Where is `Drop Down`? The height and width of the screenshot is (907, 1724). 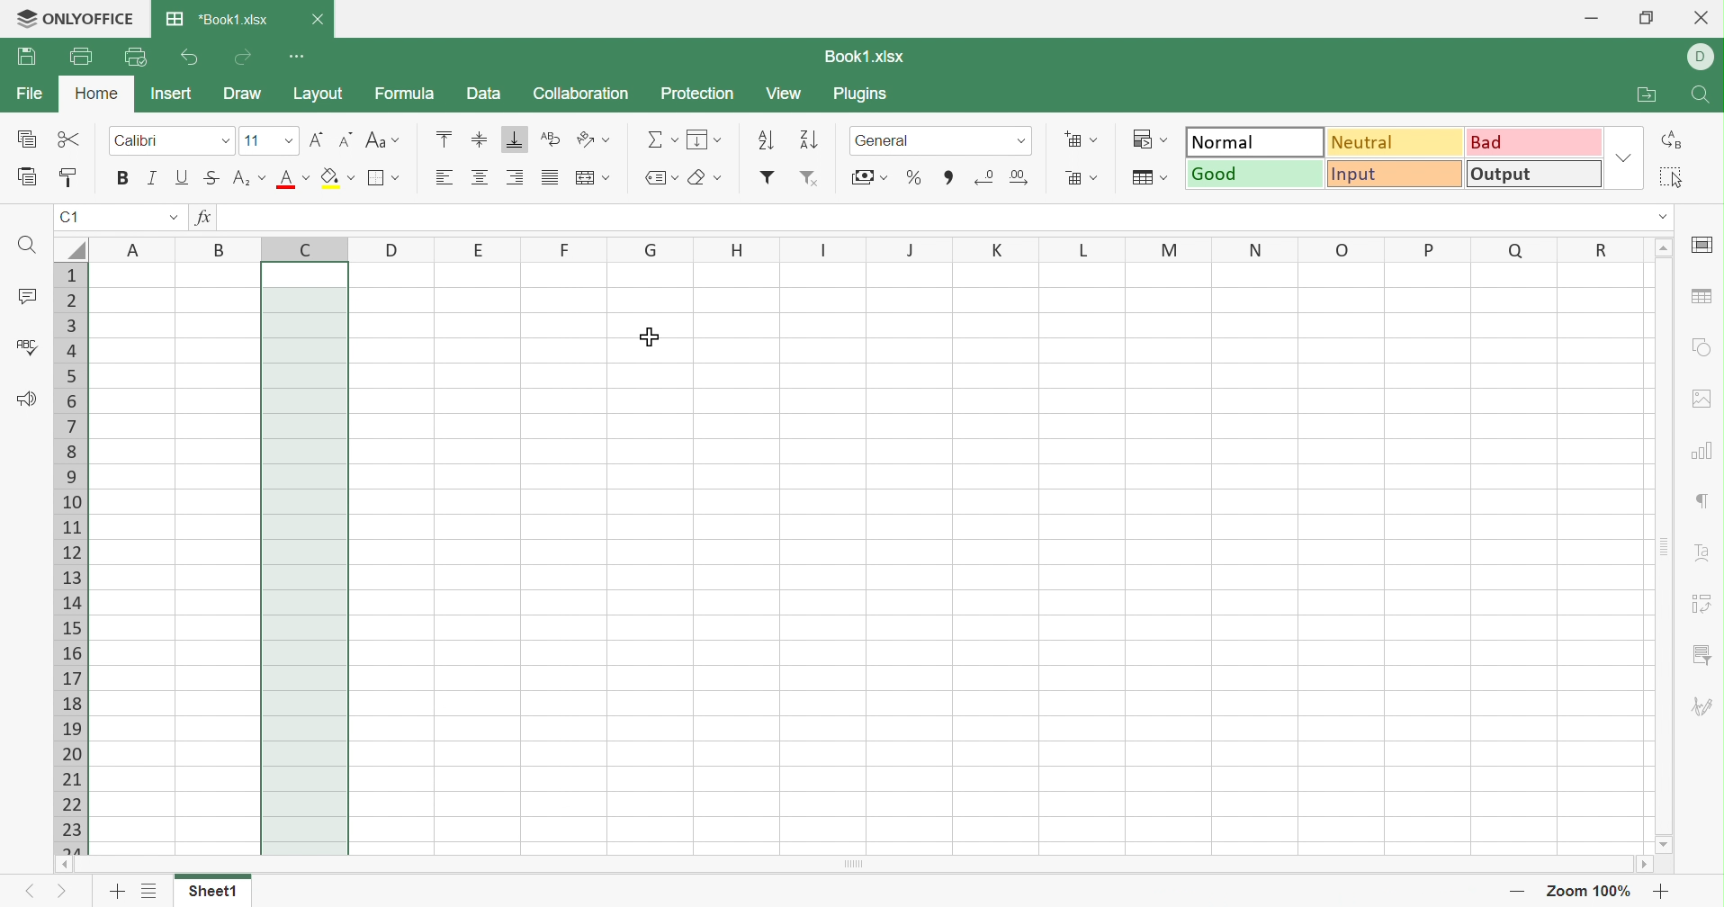 Drop Down is located at coordinates (678, 176).